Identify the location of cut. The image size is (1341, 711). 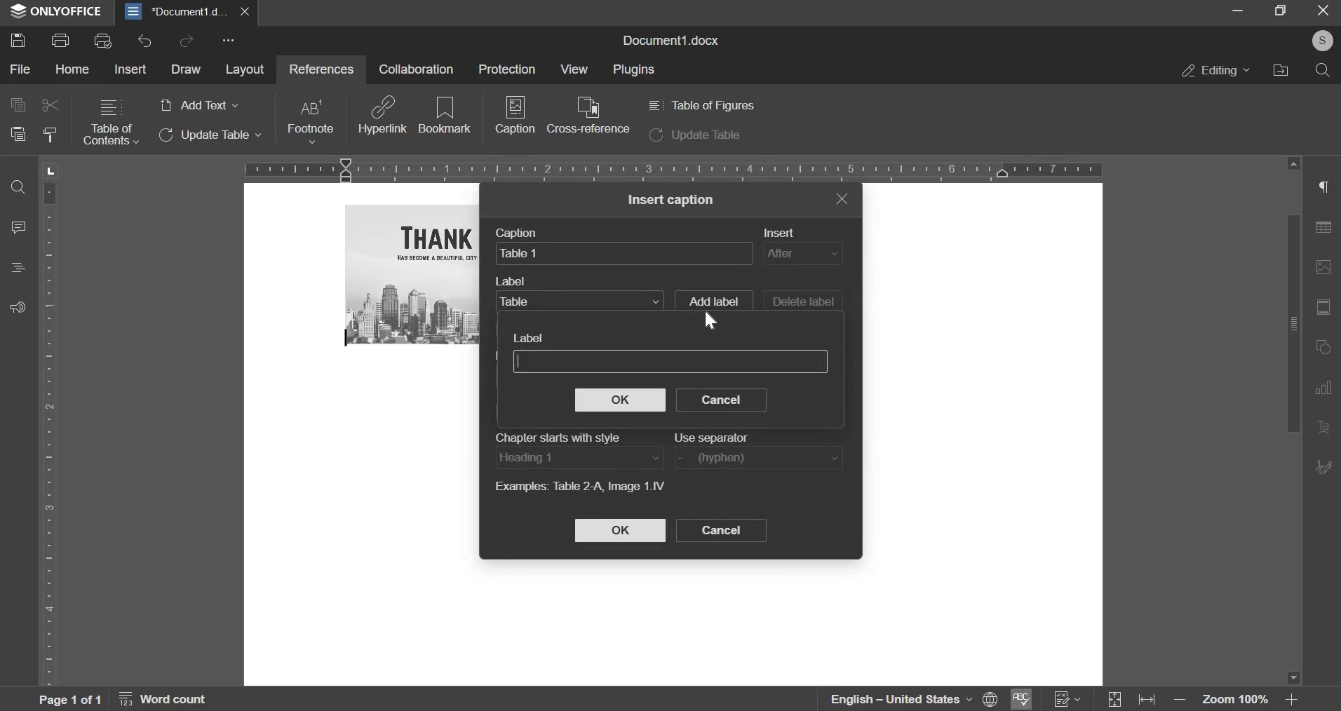
(51, 105).